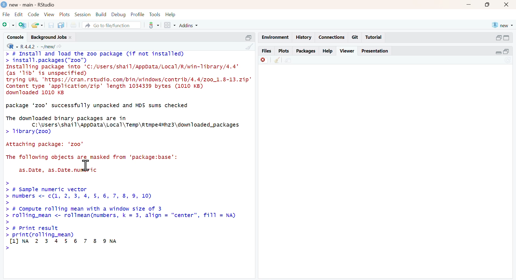  What do you see at coordinates (506, 51) in the screenshot?
I see `open in separate window` at bounding box center [506, 51].